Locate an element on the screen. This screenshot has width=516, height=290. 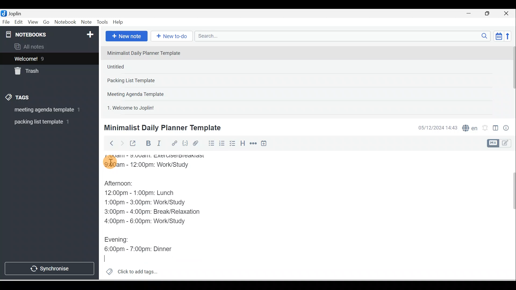
Minimise is located at coordinates (470, 14).